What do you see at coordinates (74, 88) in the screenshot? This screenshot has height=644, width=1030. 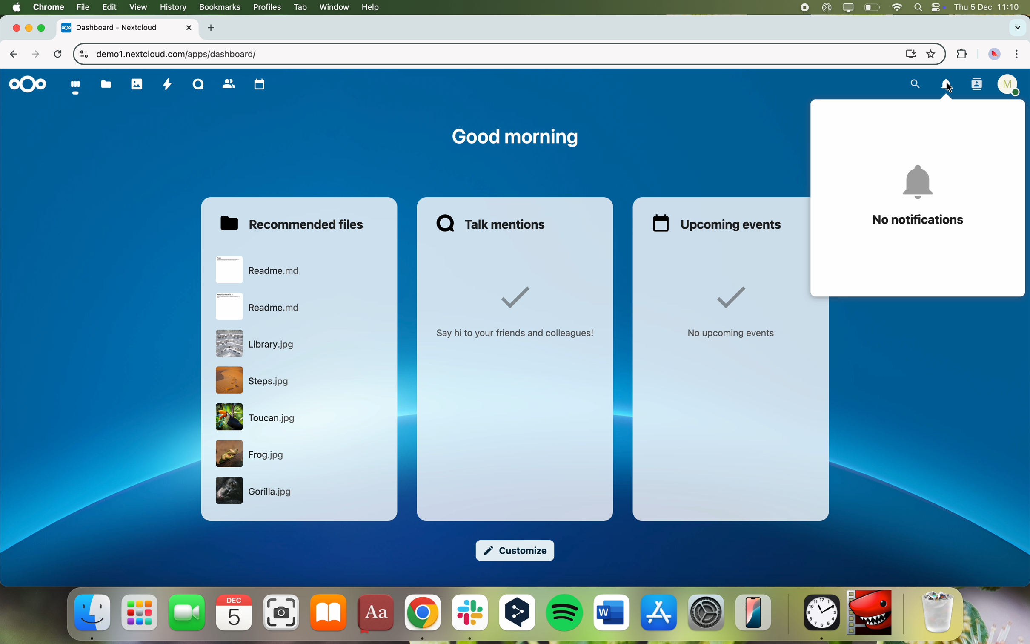 I see `dashboard` at bounding box center [74, 88].